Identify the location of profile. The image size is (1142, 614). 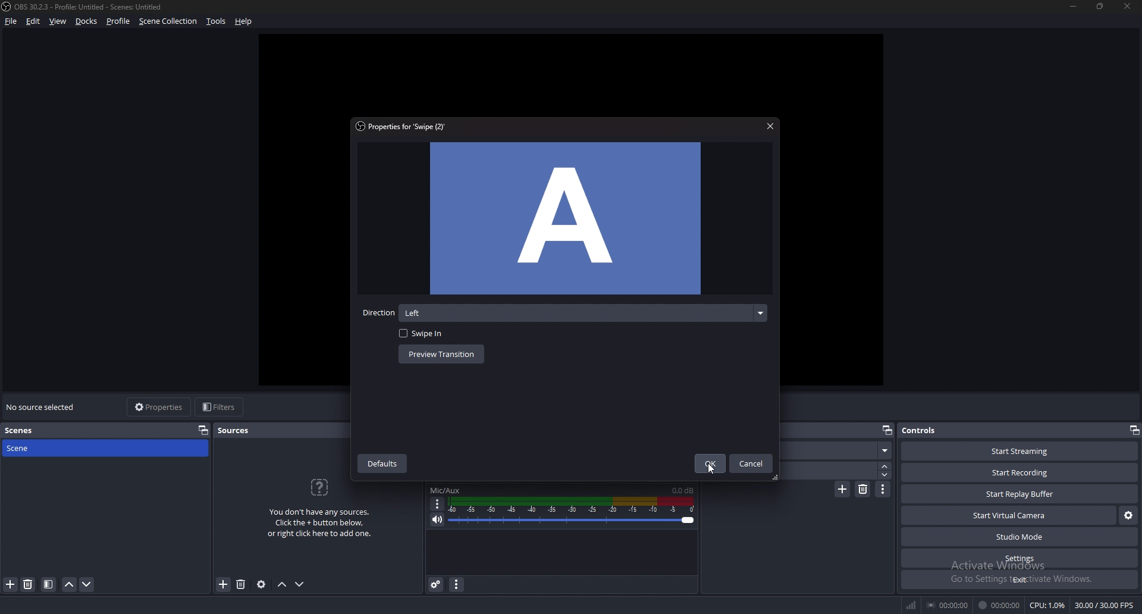
(120, 21).